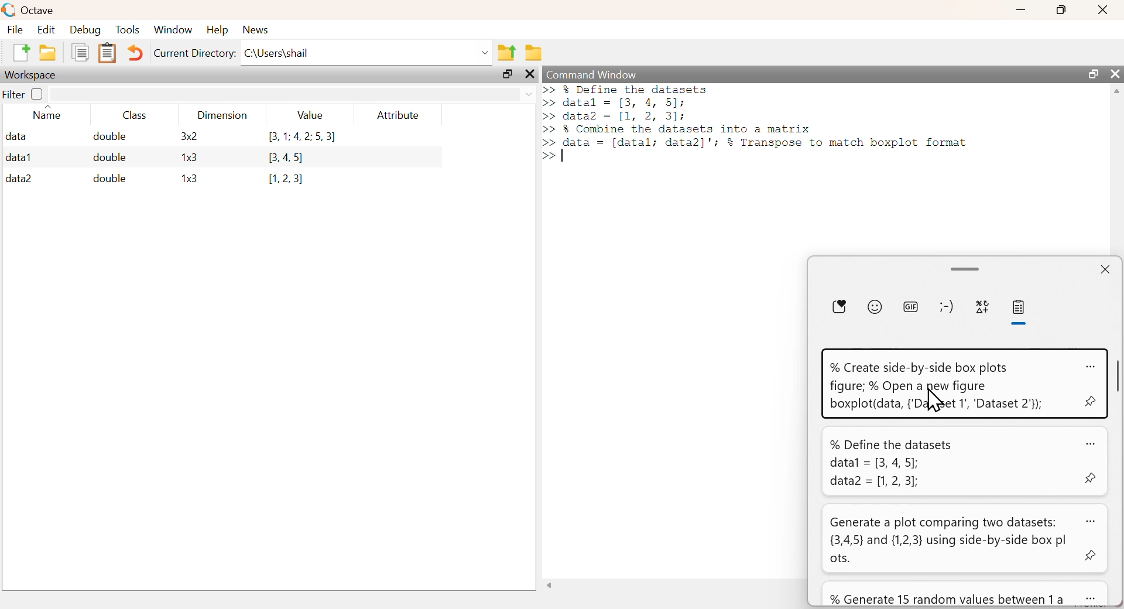  What do you see at coordinates (46, 30) in the screenshot?
I see `Edit` at bounding box center [46, 30].